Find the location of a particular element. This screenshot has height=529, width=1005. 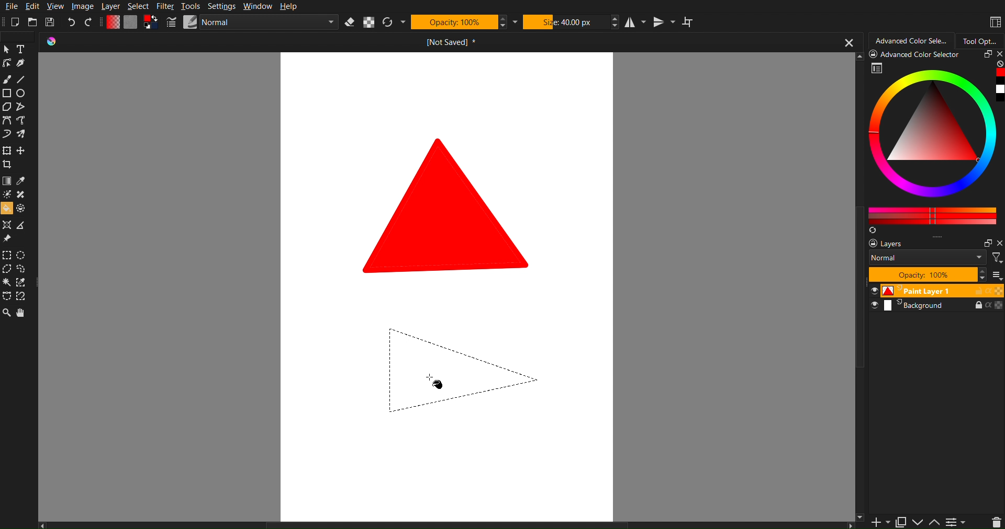

Circle is located at coordinates (22, 94).